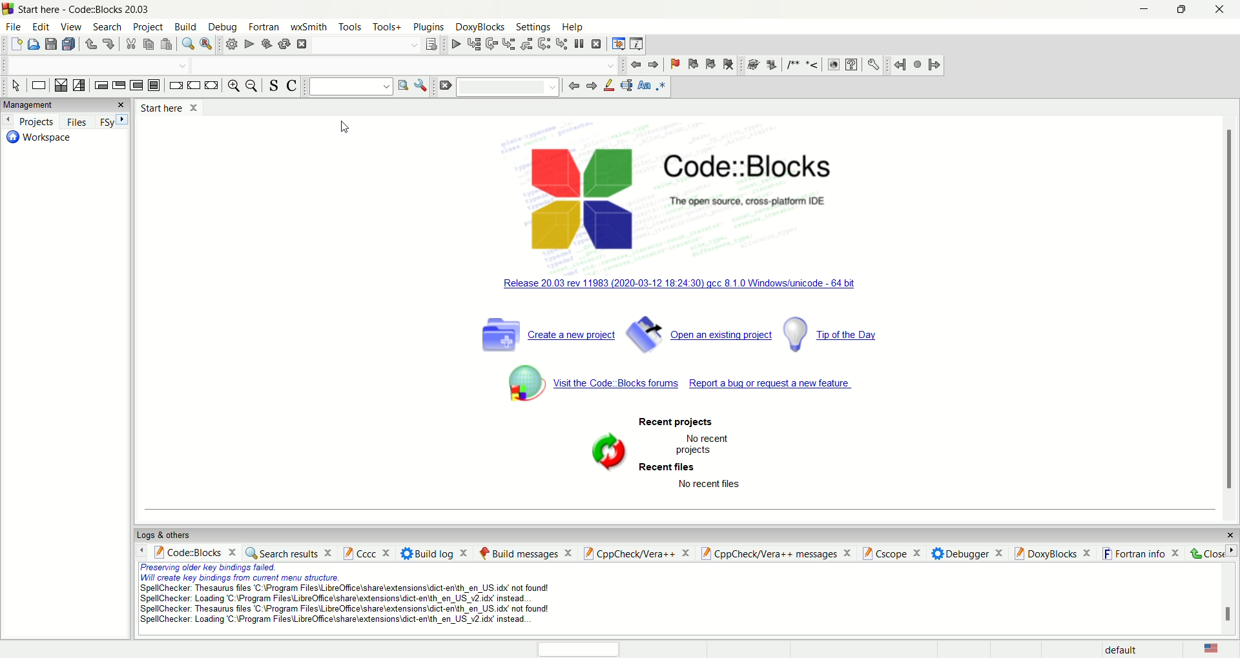 The image size is (1240, 658). What do you see at coordinates (194, 86) in the screenshot?
I see `continue` at bounding box center [194, 86].